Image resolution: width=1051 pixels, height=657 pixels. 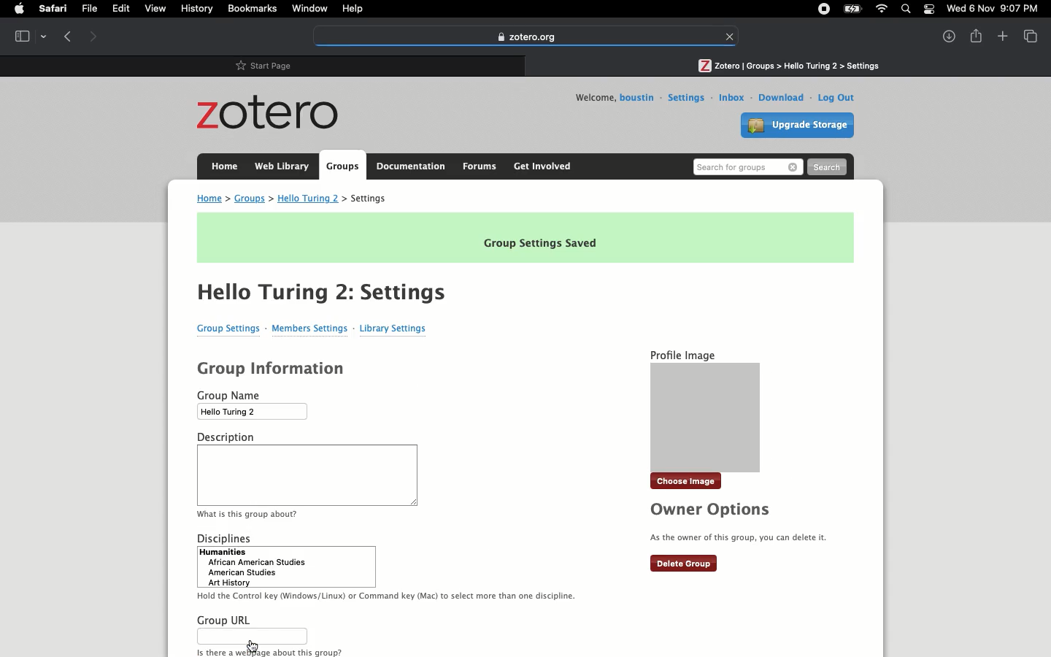 I want to click on Settings, so click(x=686, y=98).